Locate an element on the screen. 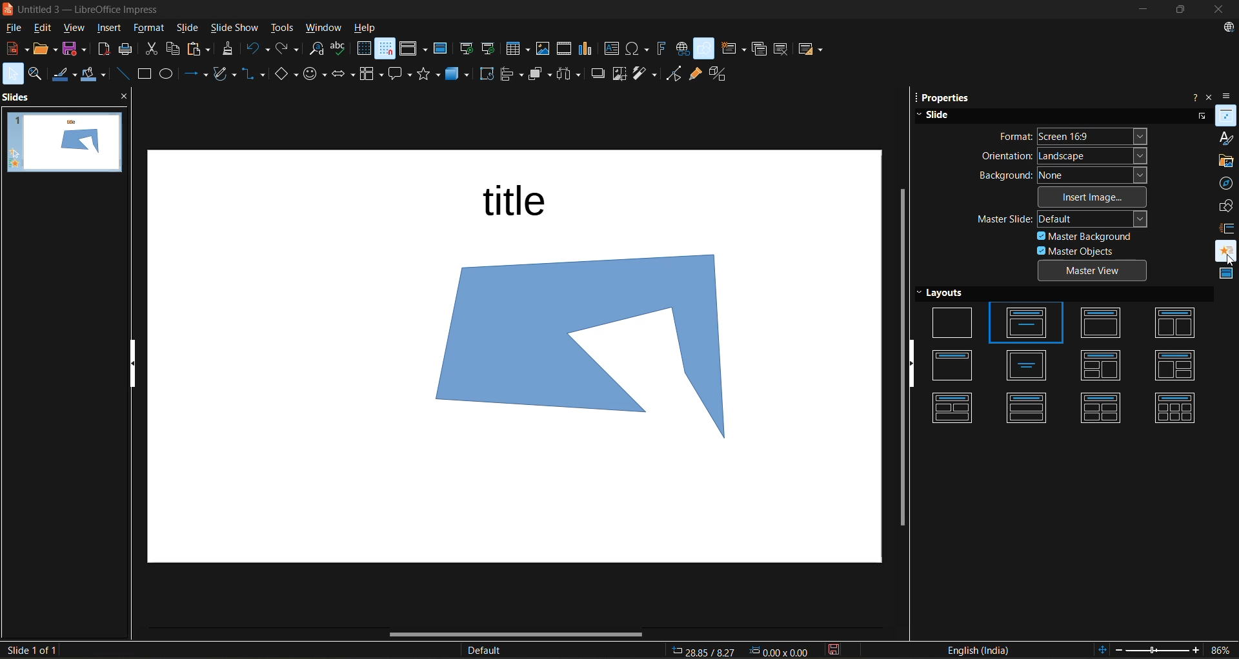  master view is located at coordinates (1092, 270).